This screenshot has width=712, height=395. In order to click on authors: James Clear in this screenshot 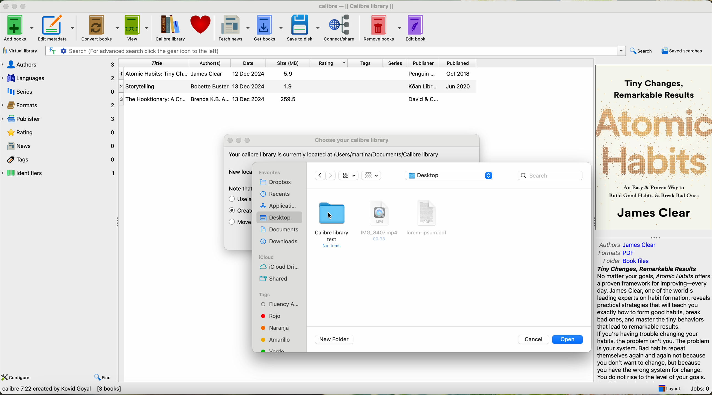, I will do `click(627, 243)`.